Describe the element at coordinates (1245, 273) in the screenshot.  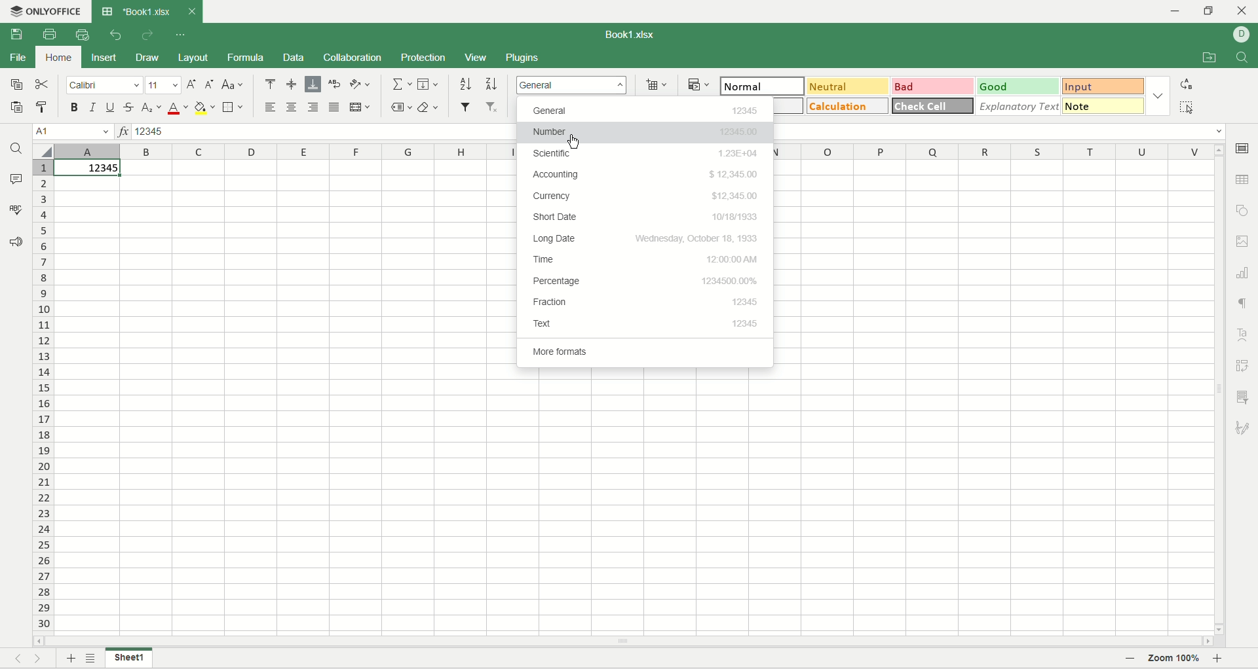
I see `graph settings` at that location.